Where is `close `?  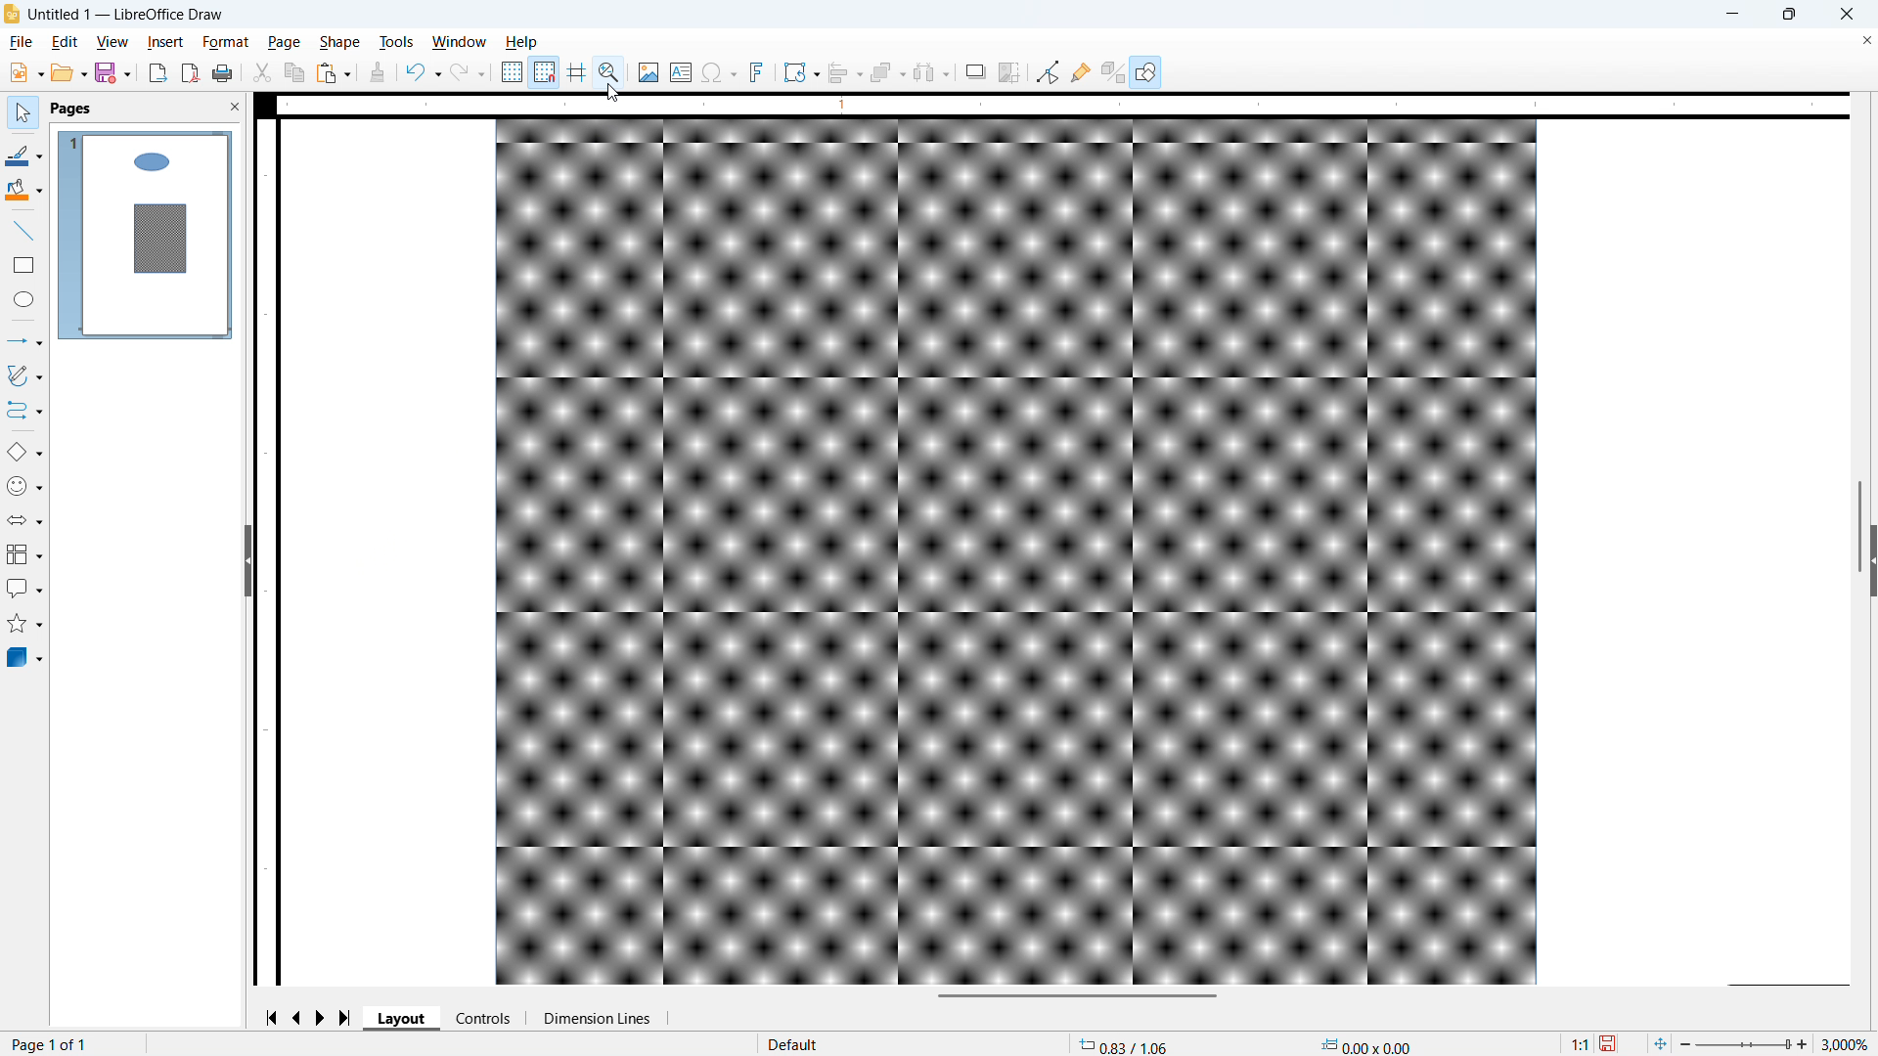
close  is located at coordinates (1845, 15).